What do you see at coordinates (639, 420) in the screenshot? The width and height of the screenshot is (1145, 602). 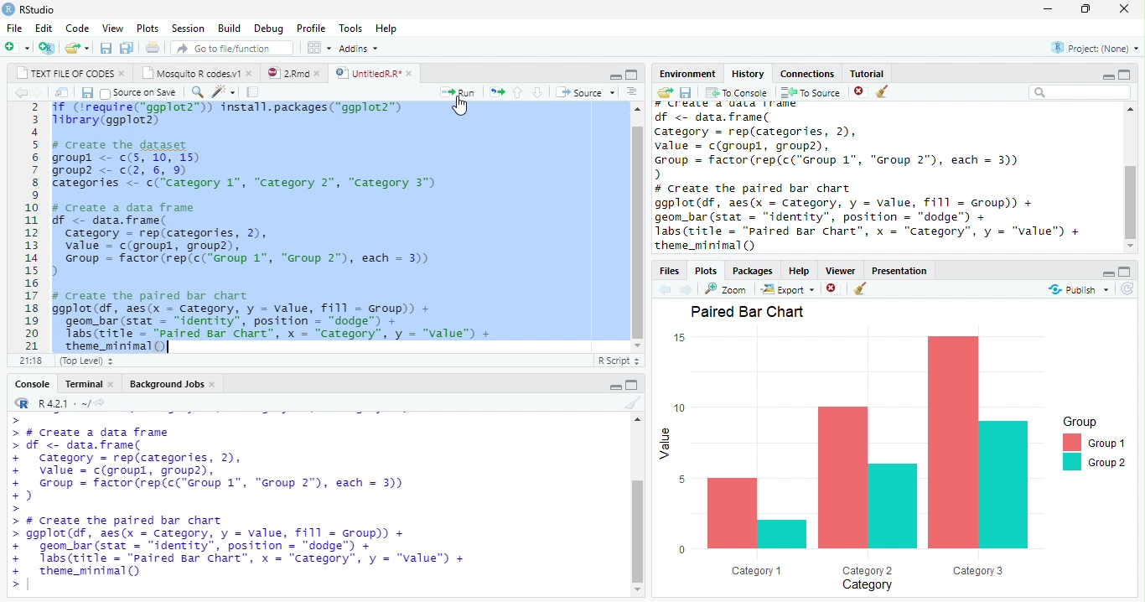 I see `scroll up` at bounding box center [639, 420].